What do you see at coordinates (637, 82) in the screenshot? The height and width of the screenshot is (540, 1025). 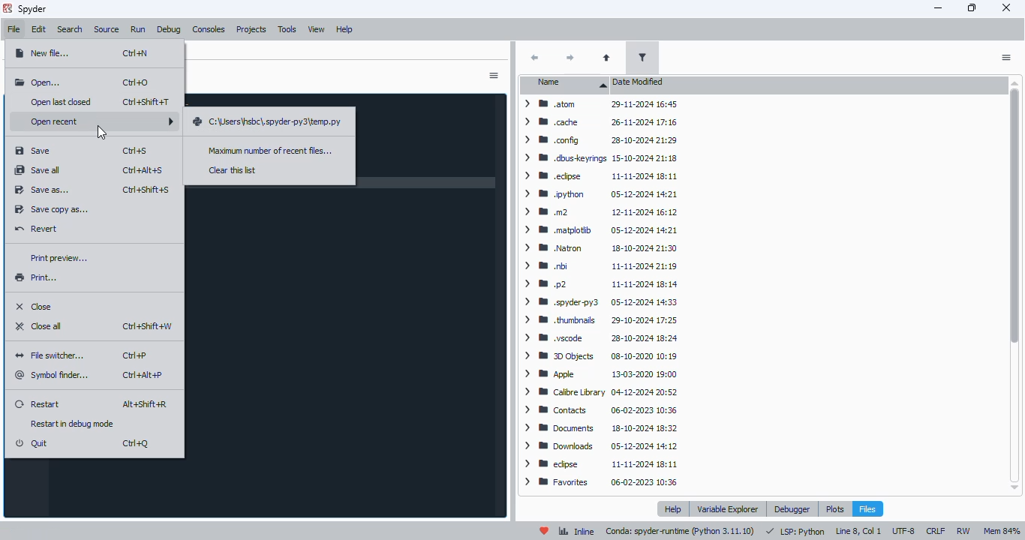 I see `date modified` at bounding box center [637, 82].